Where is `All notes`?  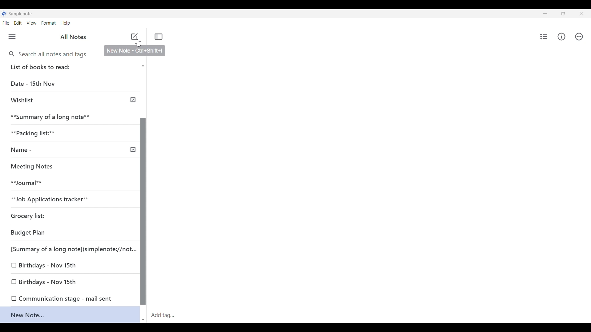
All notes is located at coordinates (75, 37).